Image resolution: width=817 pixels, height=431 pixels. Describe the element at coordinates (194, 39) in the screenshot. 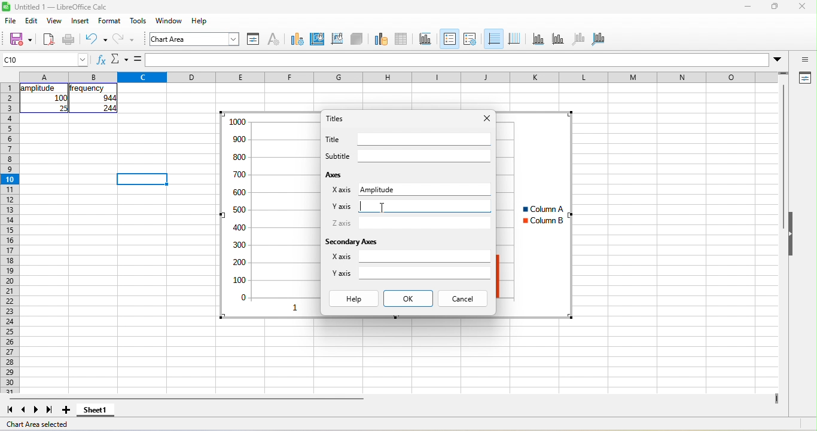

I see `font name` at that location.